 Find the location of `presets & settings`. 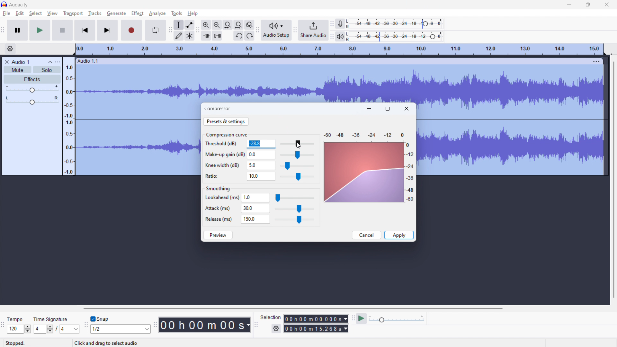

presets & settings is located at coordinates (226, 121).